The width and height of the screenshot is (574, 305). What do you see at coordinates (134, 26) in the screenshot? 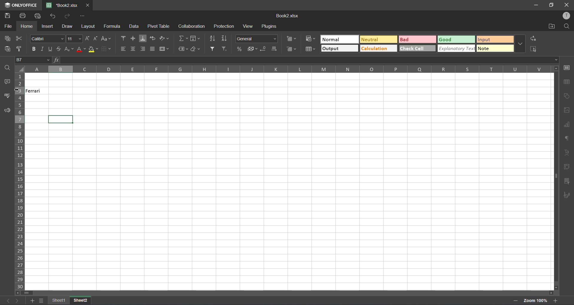
I see `data` at bounding box center [134, 26].